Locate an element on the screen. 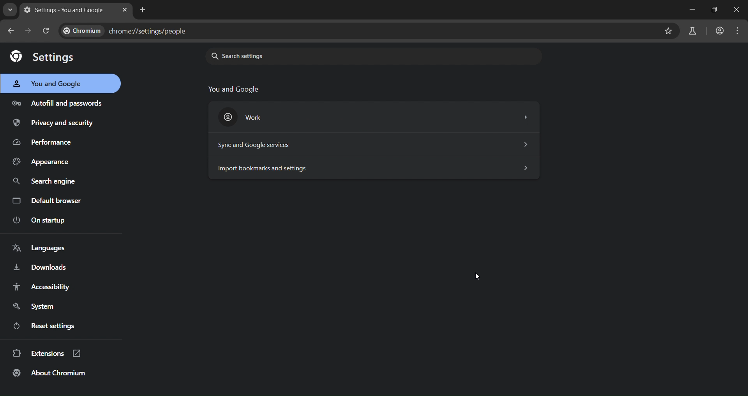 The image size is (748, 396). current tab is located at coordinates (65, 10).